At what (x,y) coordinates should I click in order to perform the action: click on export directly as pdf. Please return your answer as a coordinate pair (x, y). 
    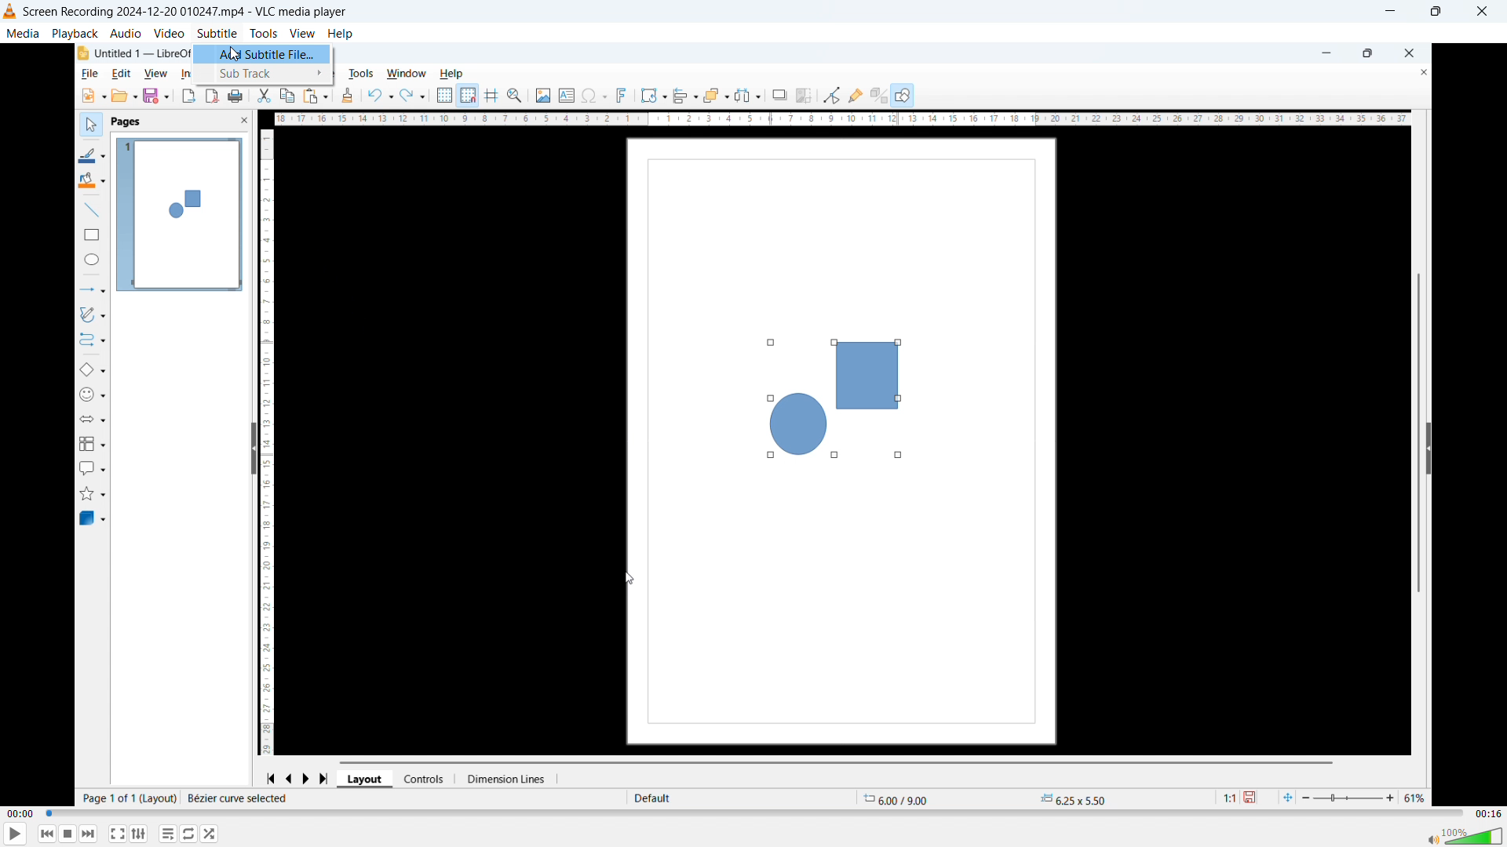
    Looking at the image, I should click on (213, 96).